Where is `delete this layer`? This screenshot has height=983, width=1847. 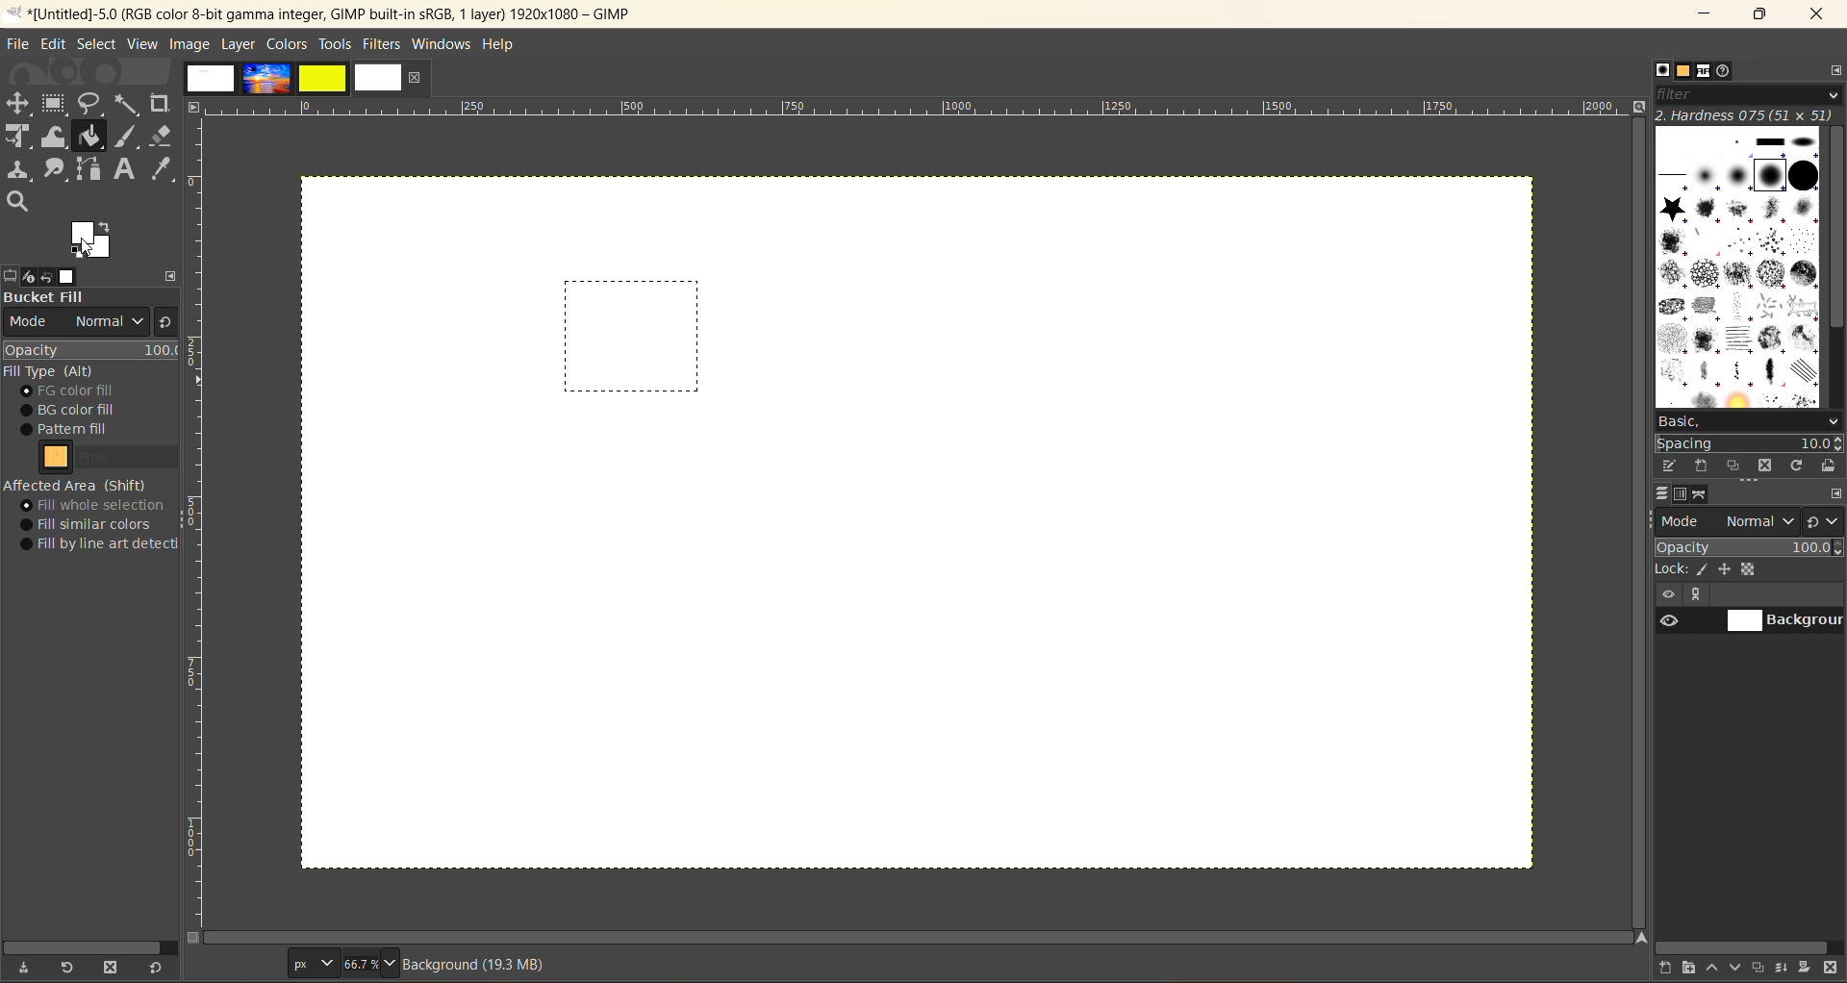 delete this layer is located at coordinates (1832, 970).